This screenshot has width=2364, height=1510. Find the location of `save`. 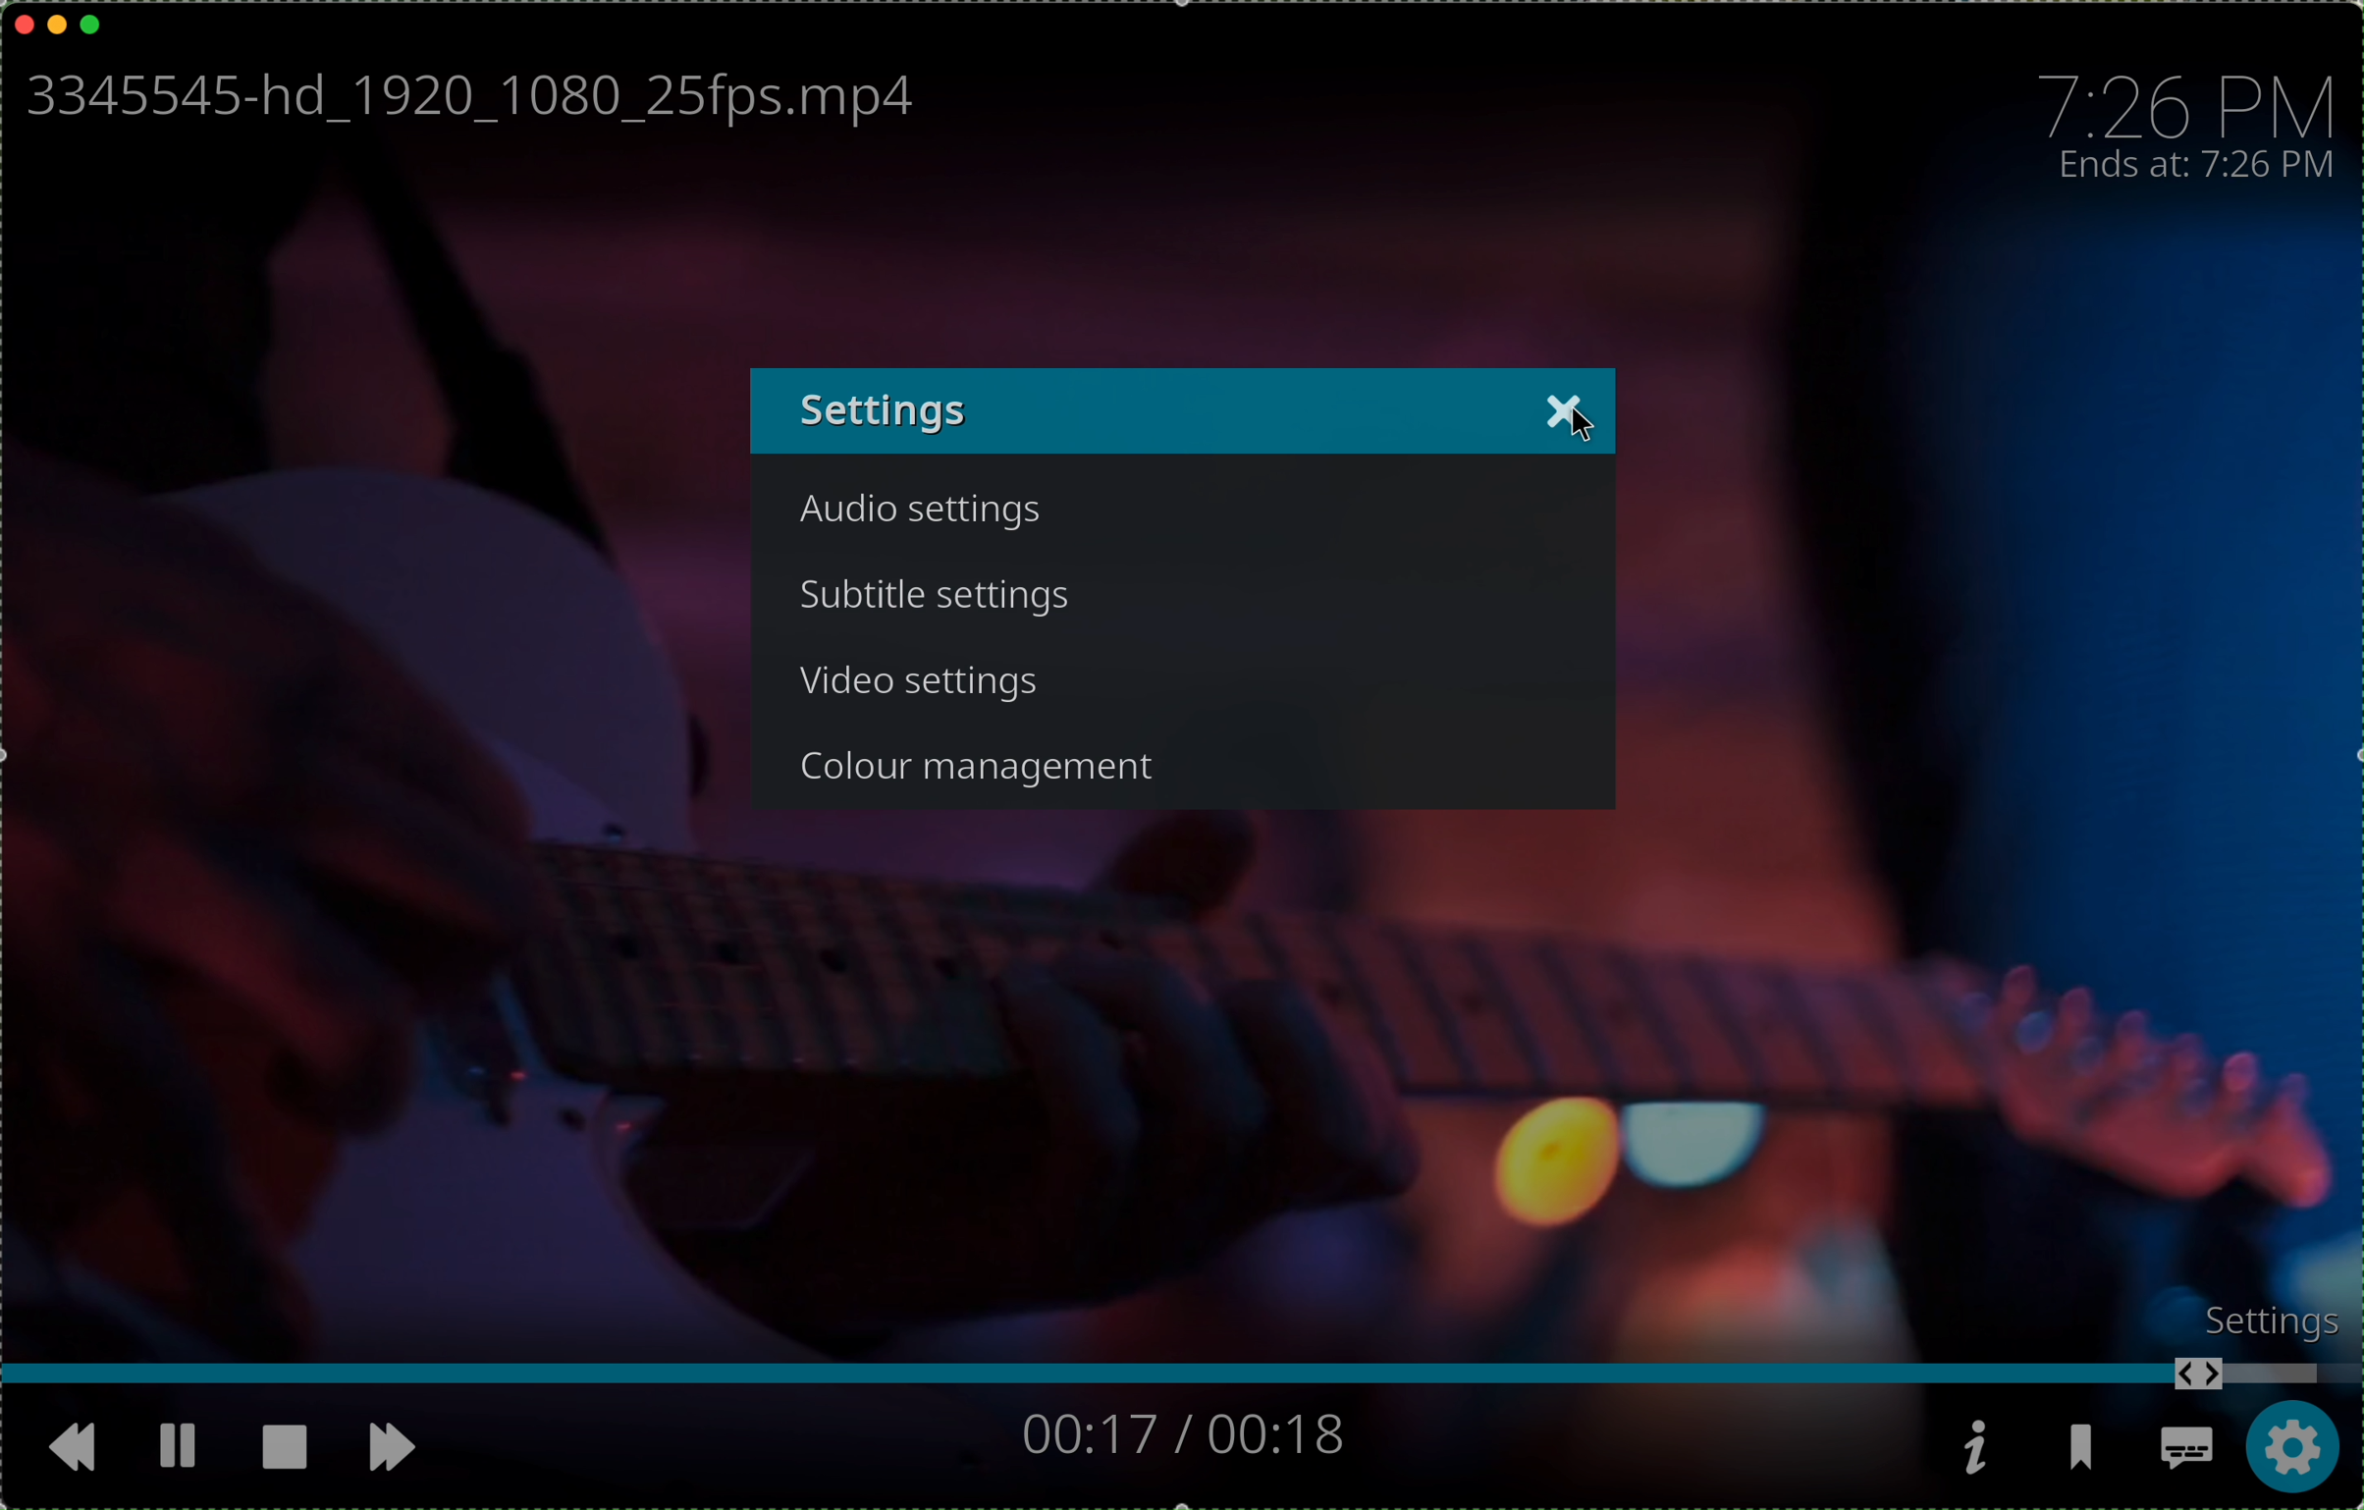

save is located at coordinates (2086, 1454).